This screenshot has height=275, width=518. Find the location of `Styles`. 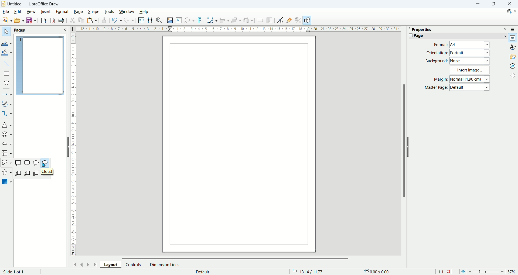

Styles is located at coordinates (513, 47).